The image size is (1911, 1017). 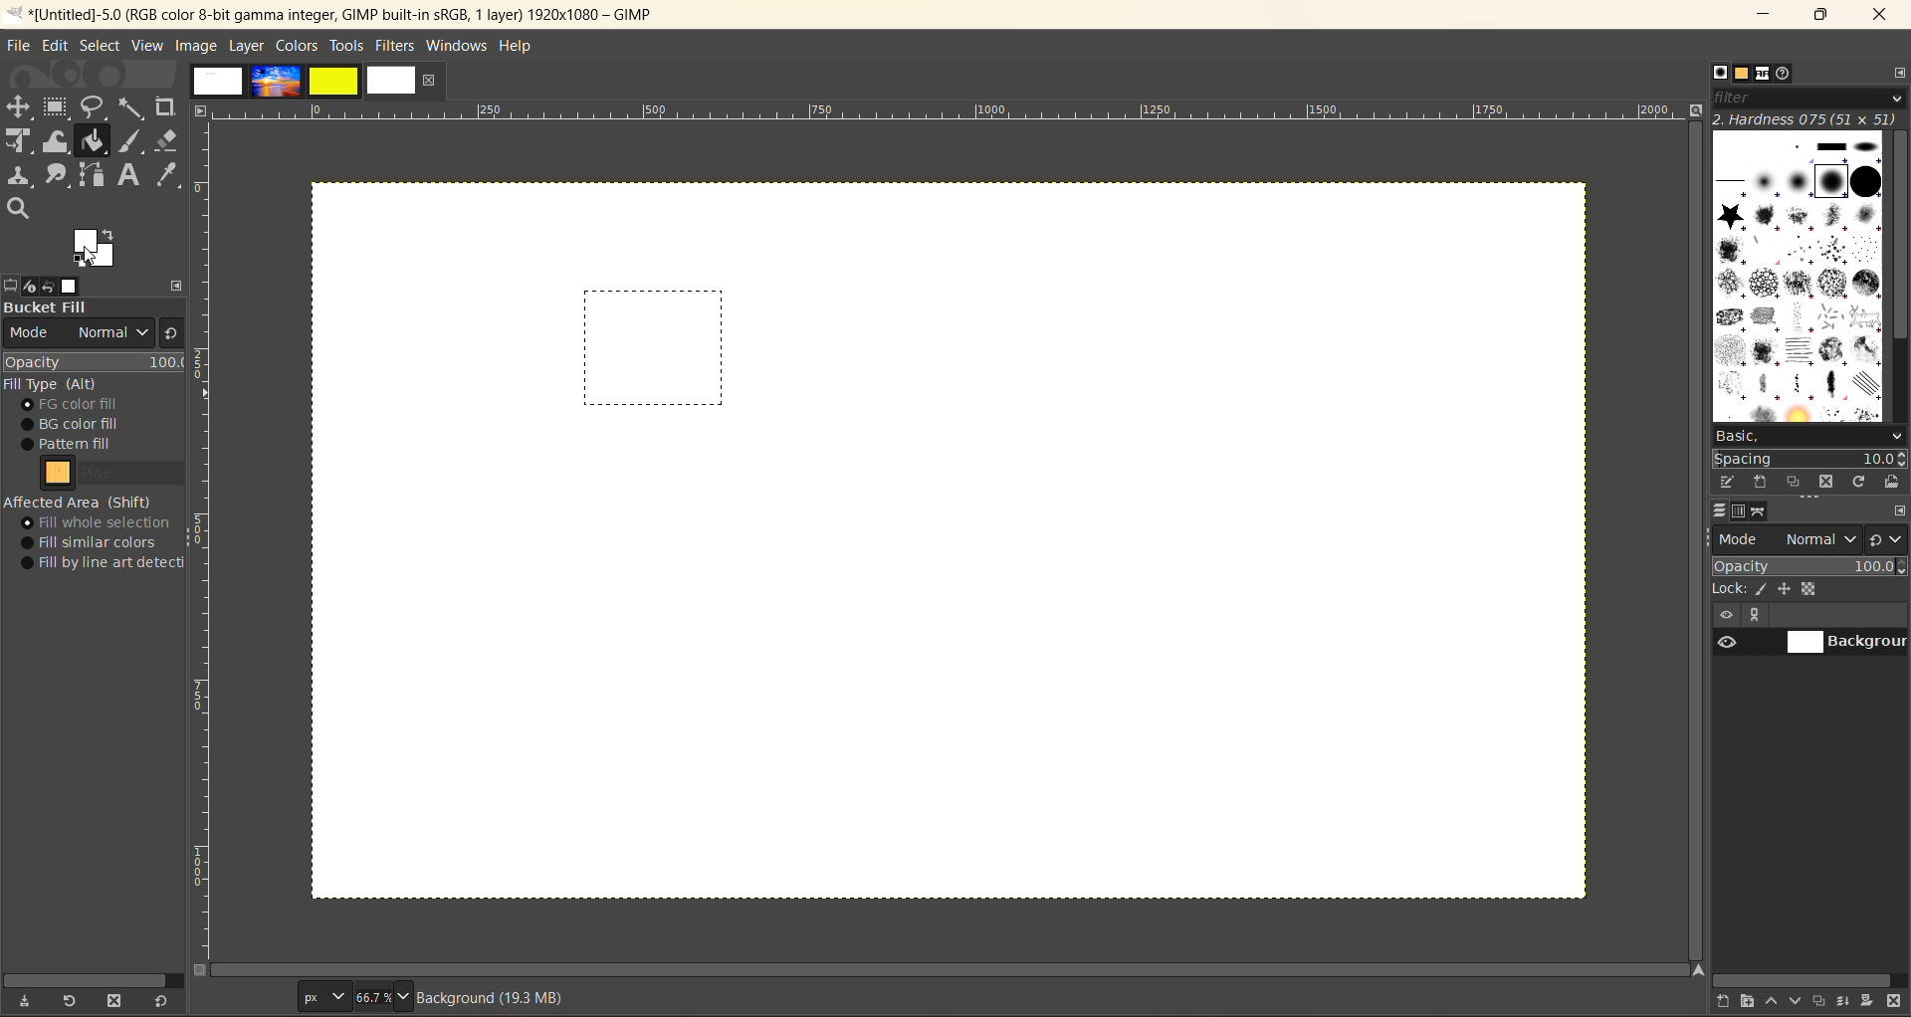 What do you see at coordinates (96, 542) in the screenshot?
I see `fill similar colors` at bounding box center [96, 542].